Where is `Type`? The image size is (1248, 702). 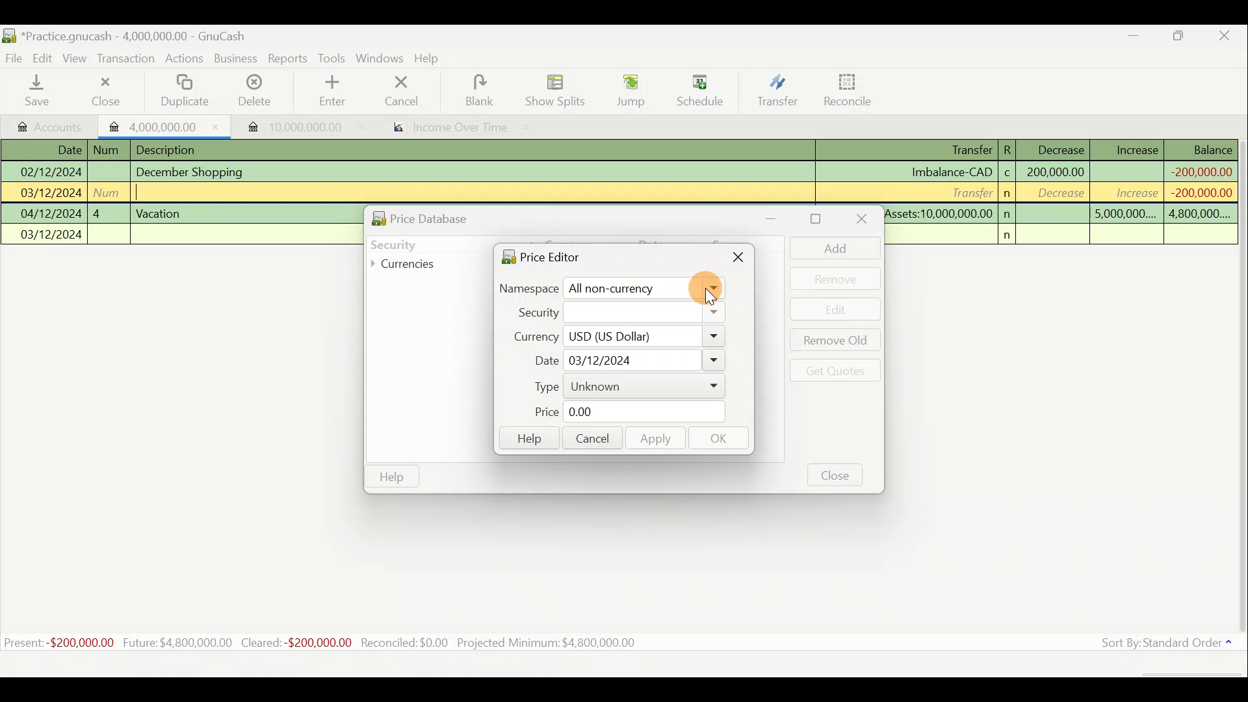
Type is located at coordinates (621, 387).